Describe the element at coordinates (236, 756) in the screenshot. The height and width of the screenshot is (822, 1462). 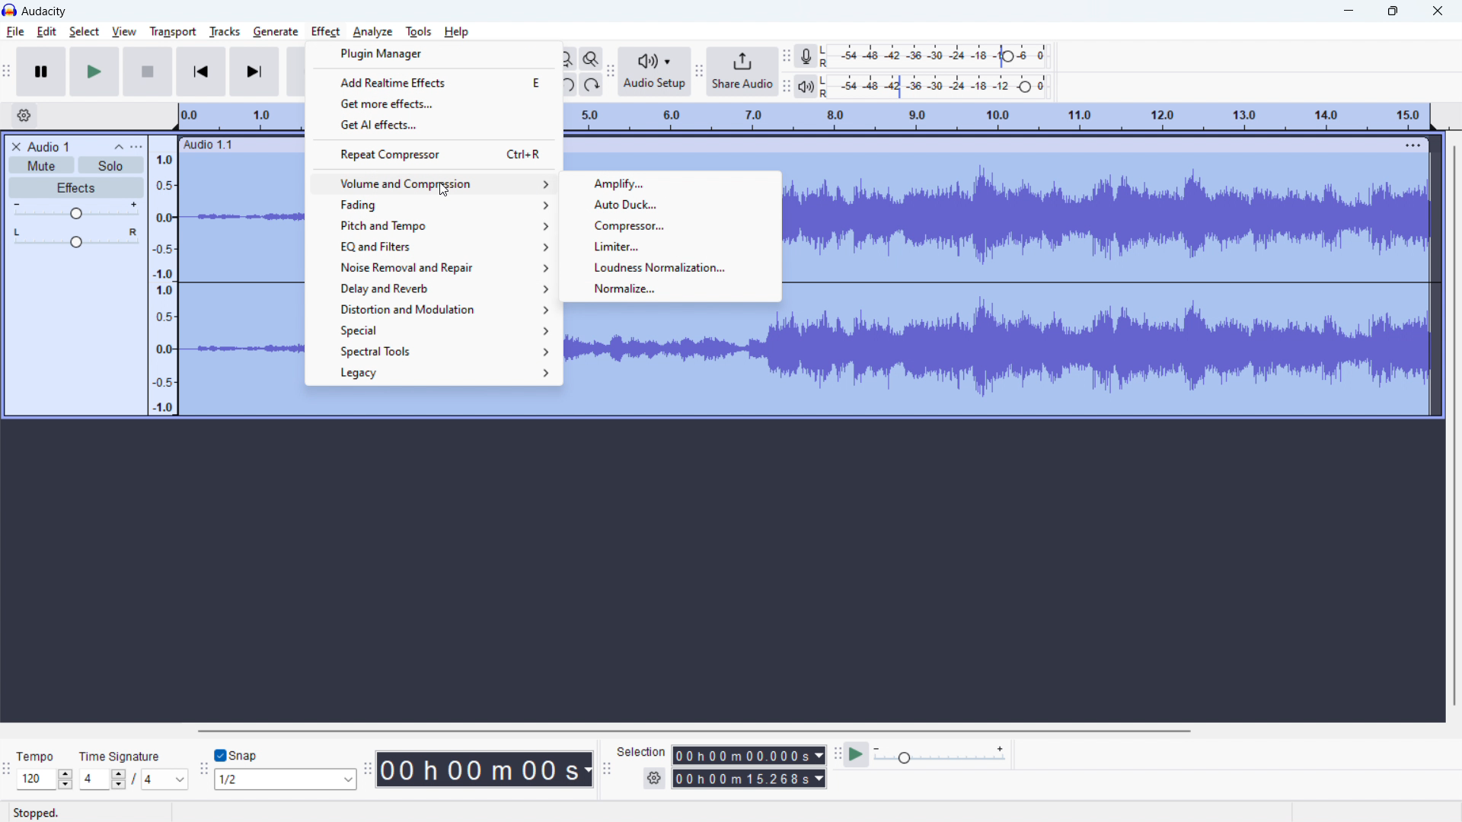
I see `toggle snap` at that location.